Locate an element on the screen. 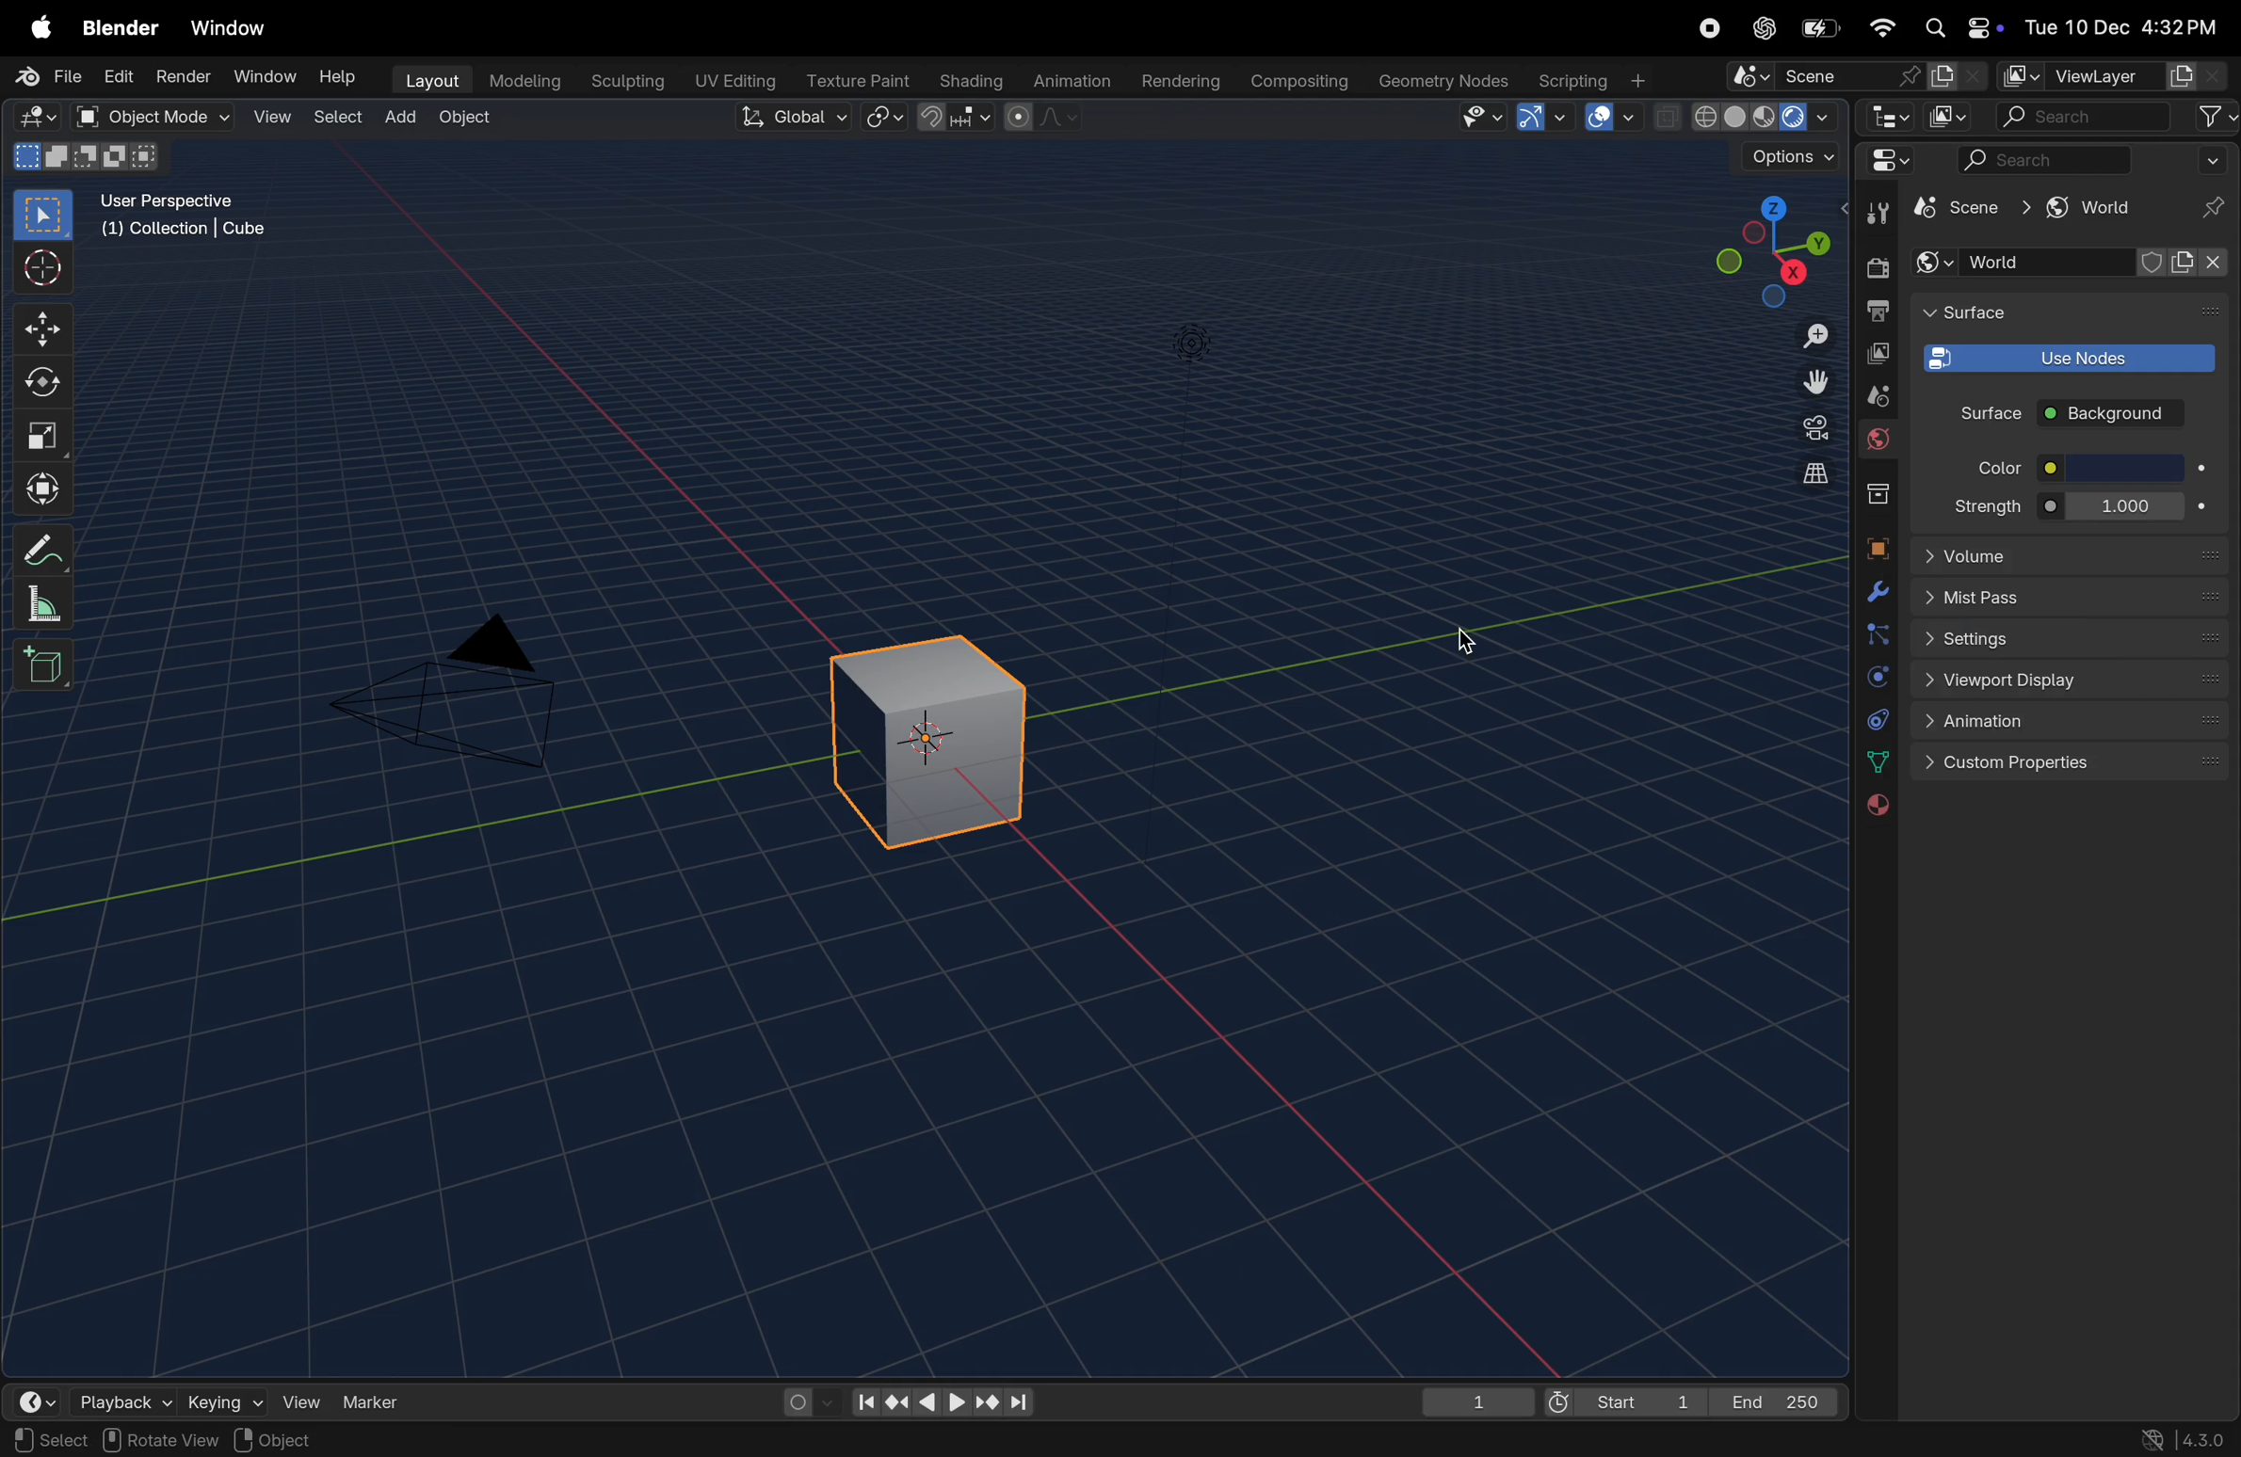  select is located at coordinates (45, 216).